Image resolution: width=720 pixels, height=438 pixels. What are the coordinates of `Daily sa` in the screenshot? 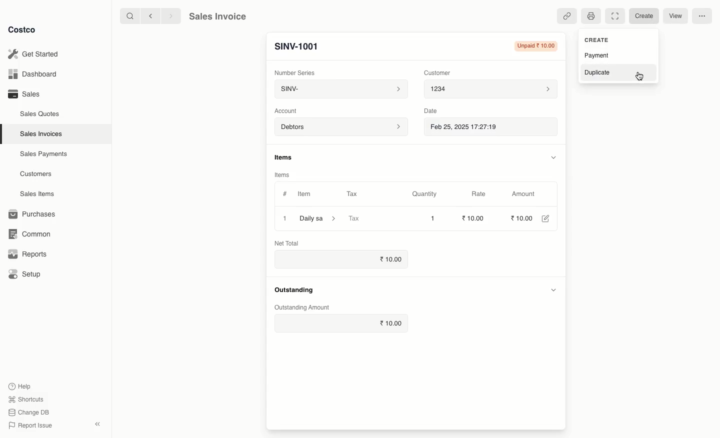 It's located at (319, 218).